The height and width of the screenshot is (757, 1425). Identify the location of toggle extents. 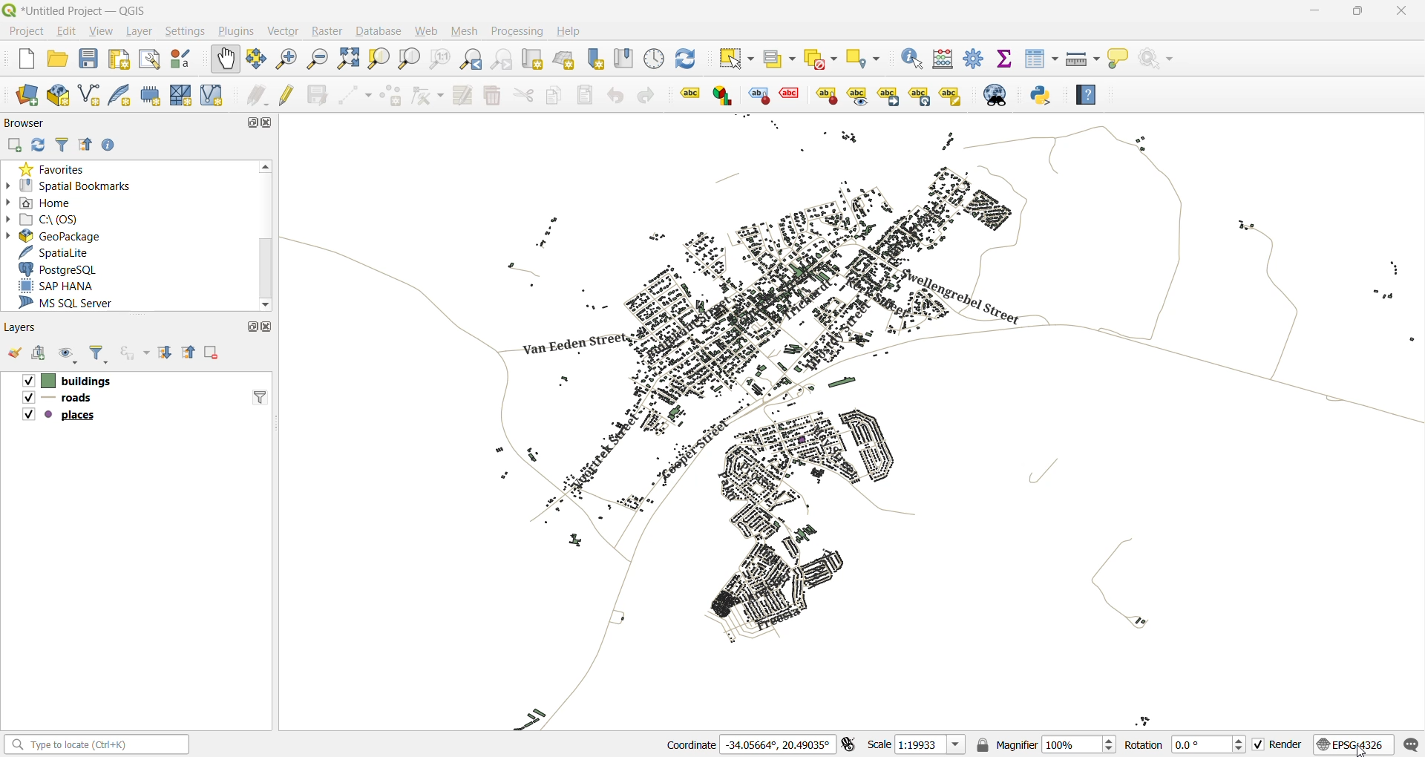
(851, 744).